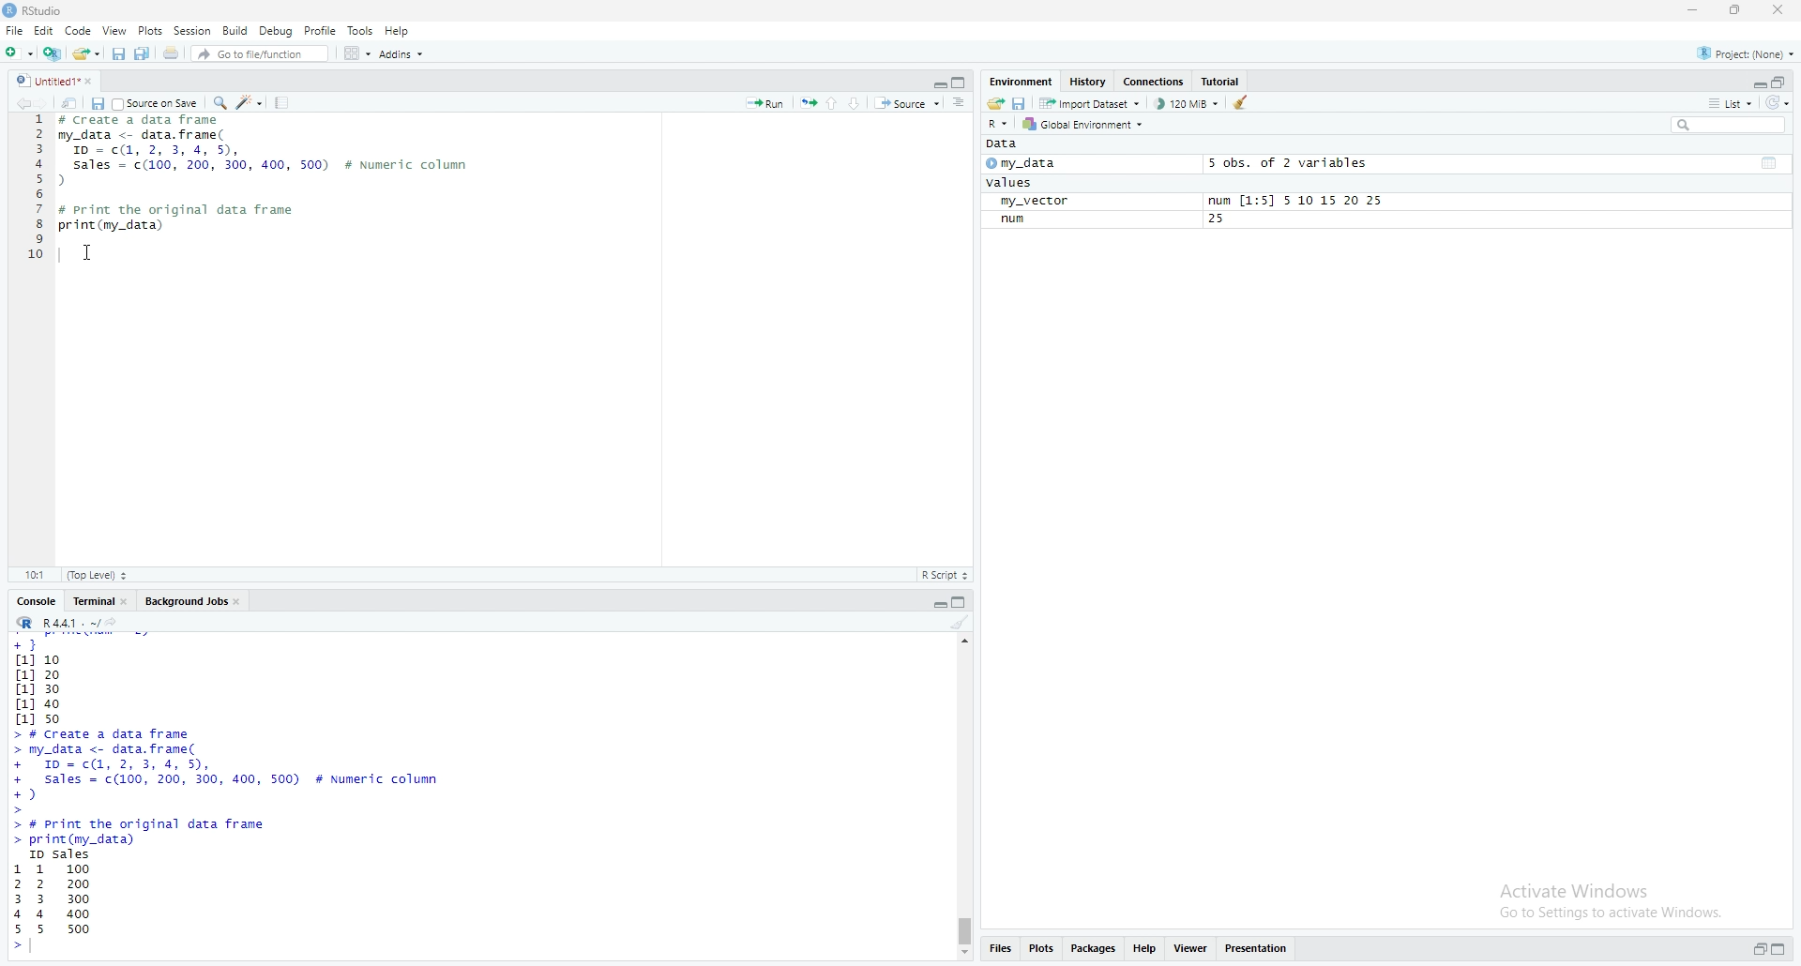  Describe the element at coordinates (235, 30) in the screenshot. I see `Build` at that location.